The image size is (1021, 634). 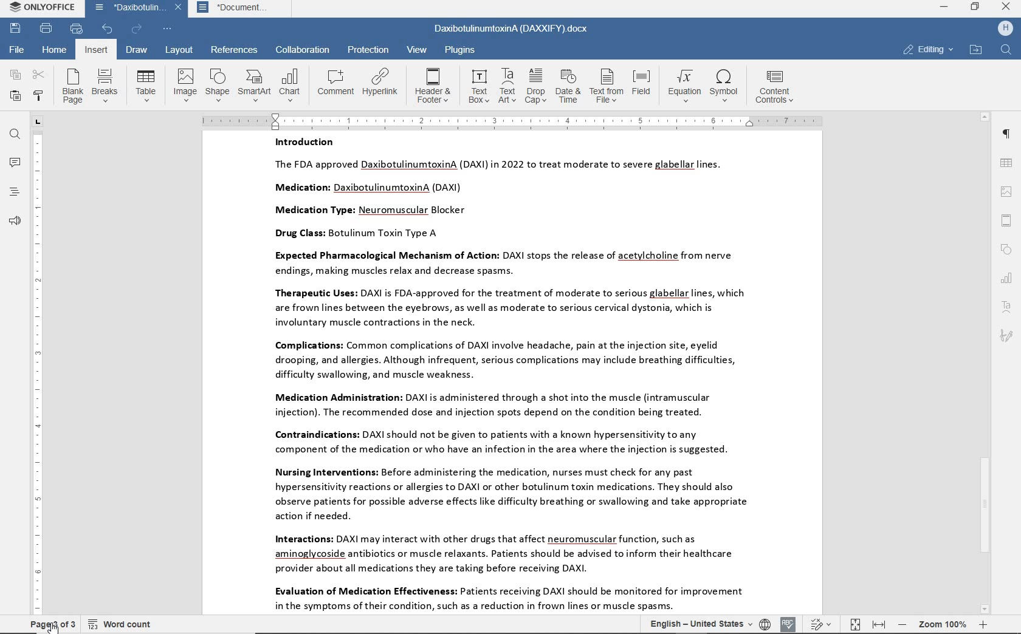 What do you see at coordinates (184, 85) in the screenshot?
I see `image` at bounding box center [184, 85].